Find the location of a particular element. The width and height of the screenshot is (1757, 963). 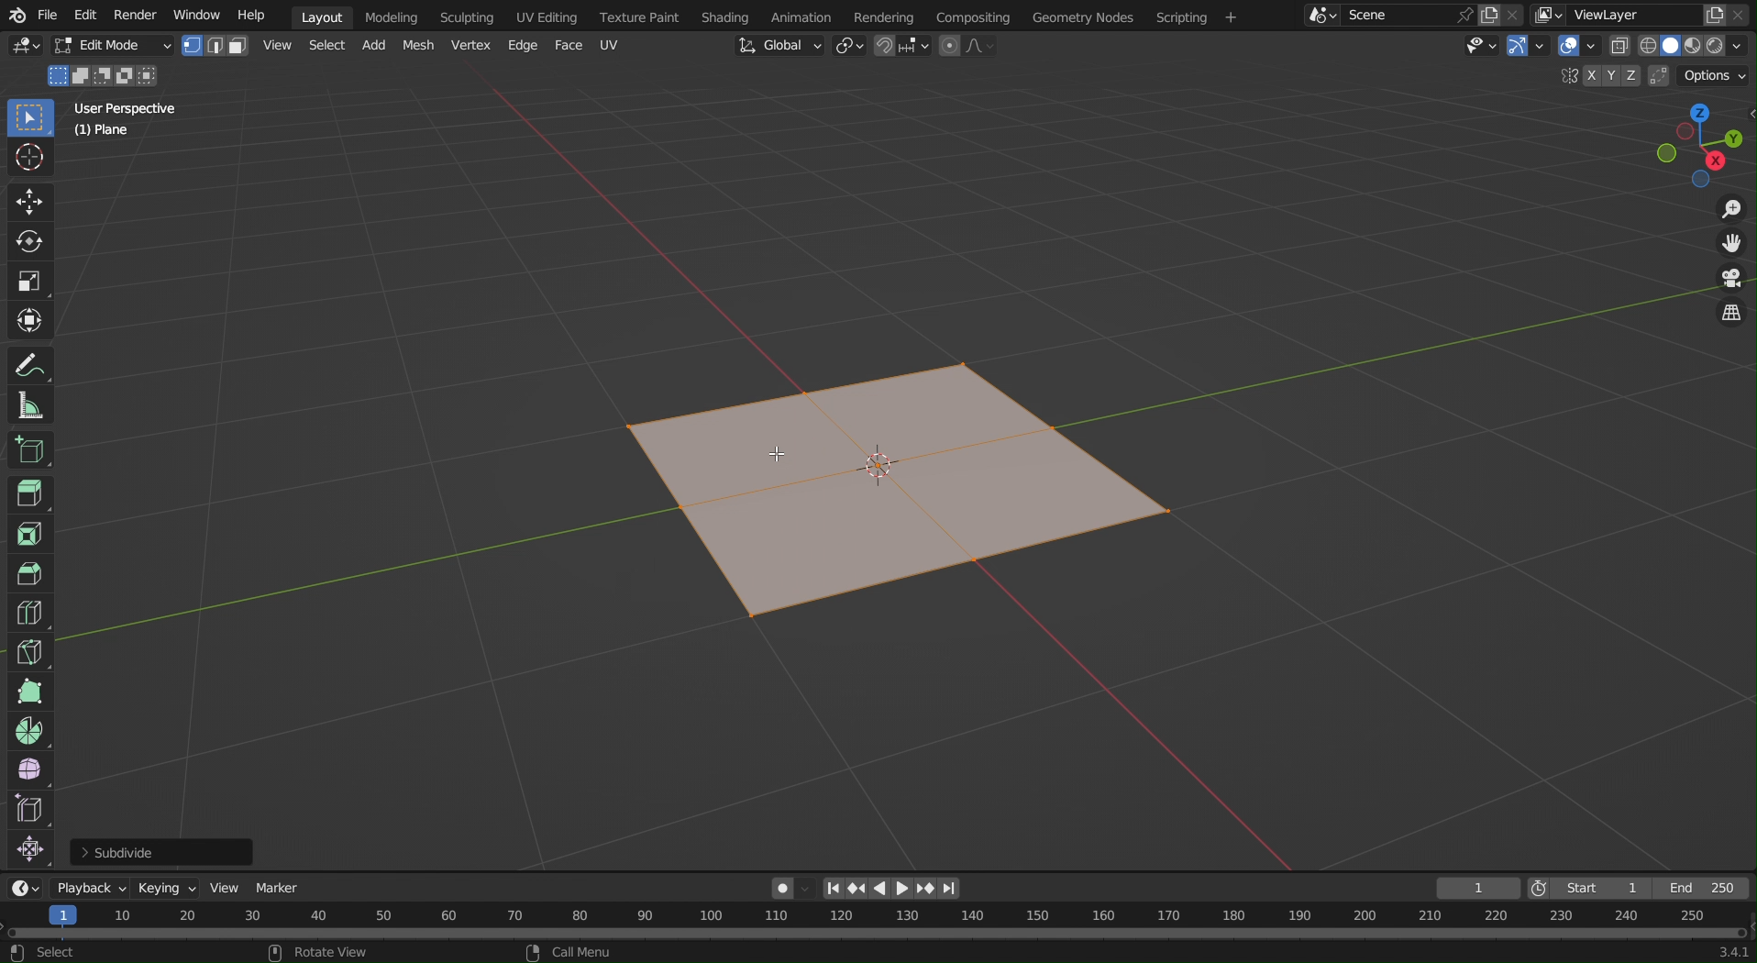

copy is located at coordinates (1716, 17).